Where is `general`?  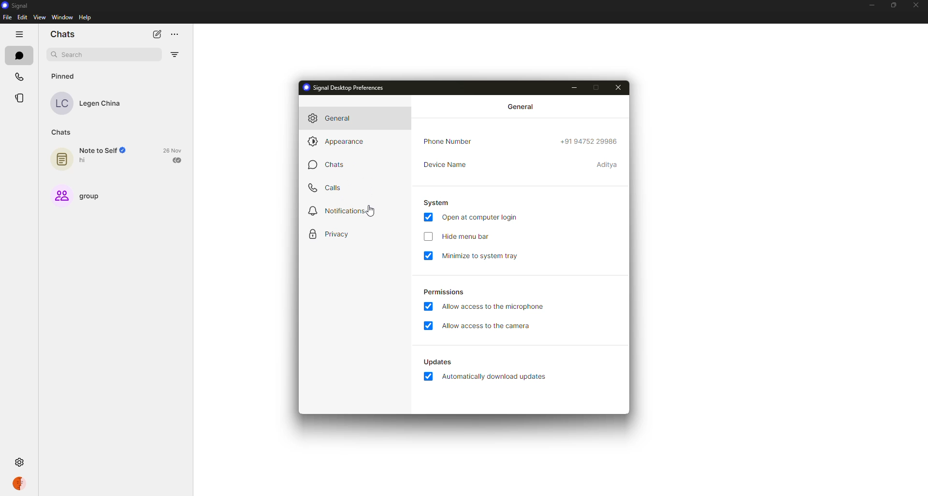
general is located at coordinates (333, 118).